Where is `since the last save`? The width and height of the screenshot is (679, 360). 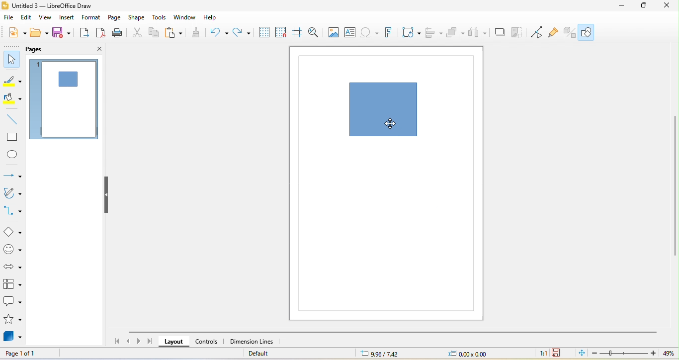
since the last save is located at coordinates (559, 354).